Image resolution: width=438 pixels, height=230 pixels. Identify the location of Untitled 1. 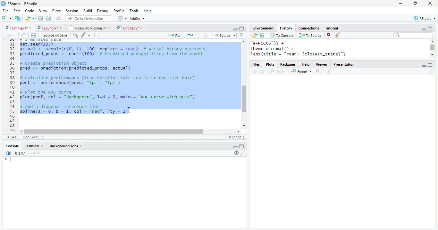
(15, 28).